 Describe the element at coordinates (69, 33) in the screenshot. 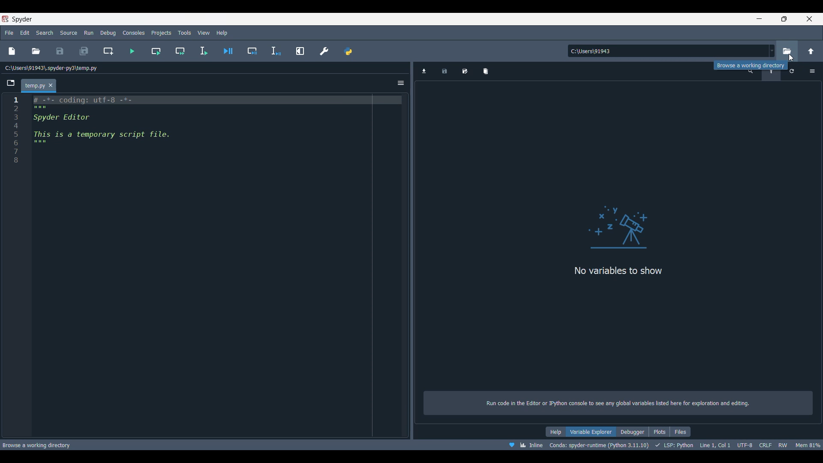

I see `Source menu` at that location.